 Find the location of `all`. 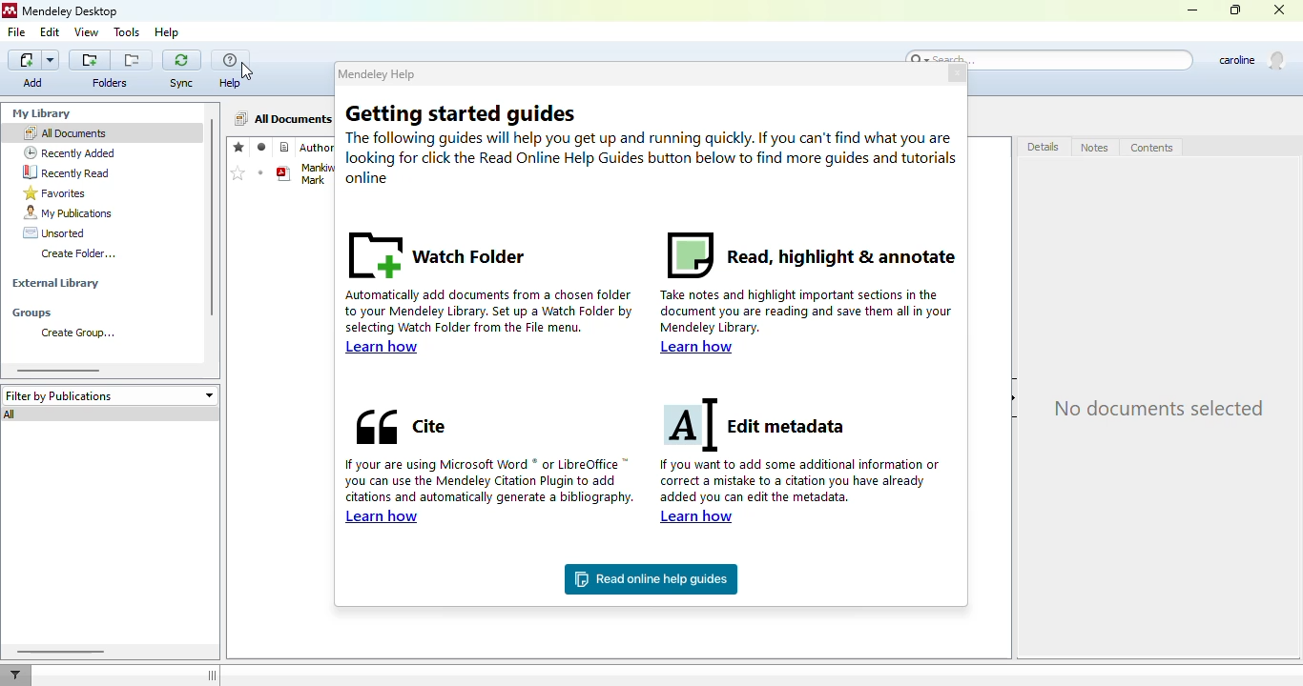

all is located at coordinates (10, 414).